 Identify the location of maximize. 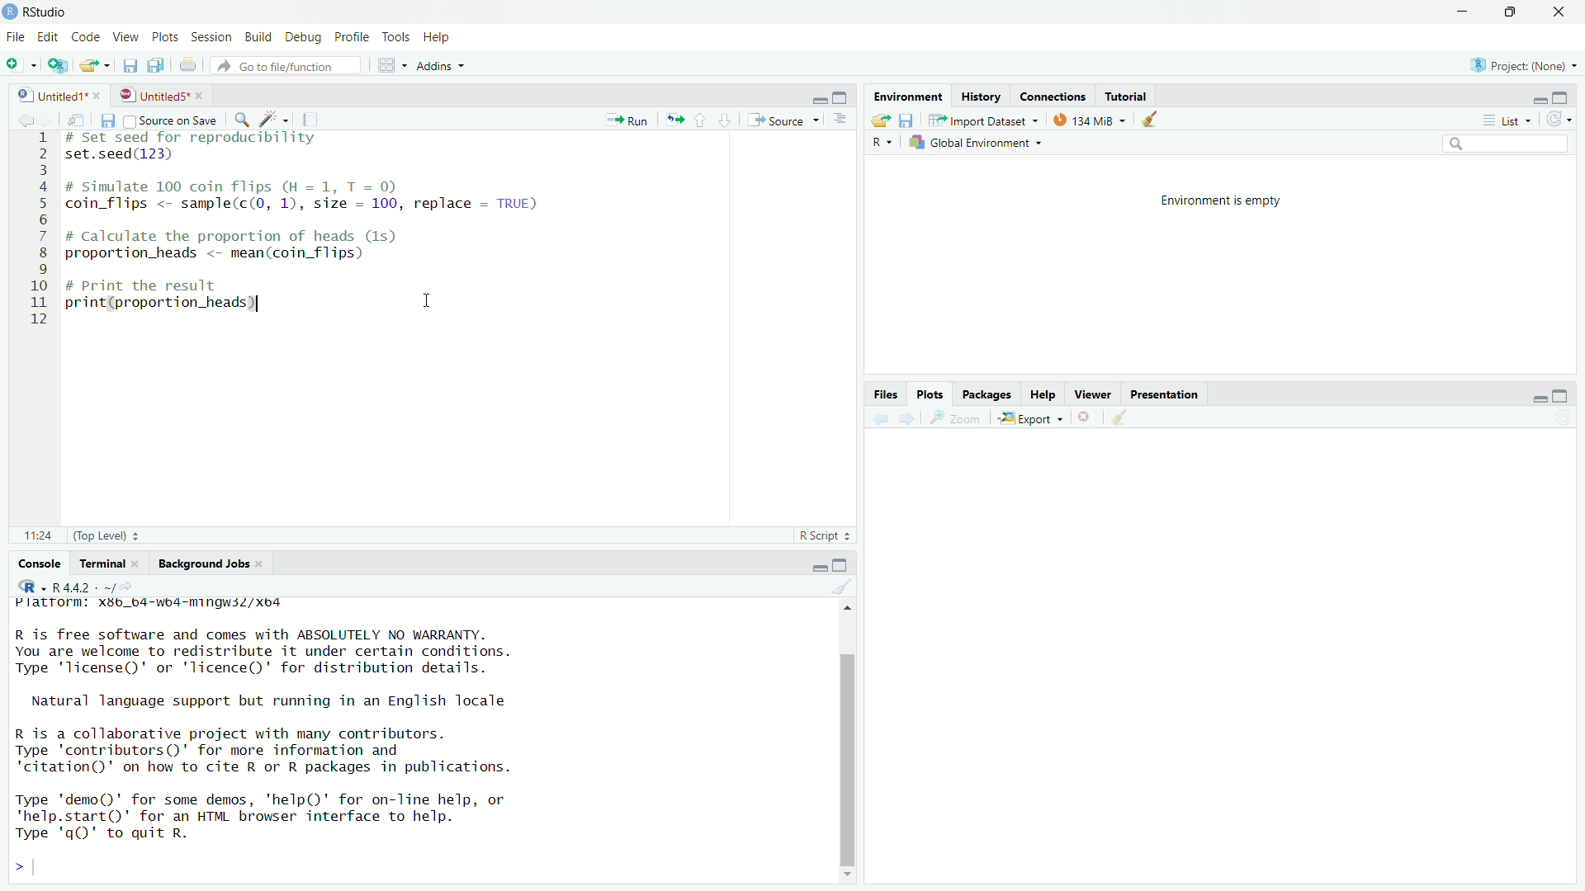
(1511, 11).